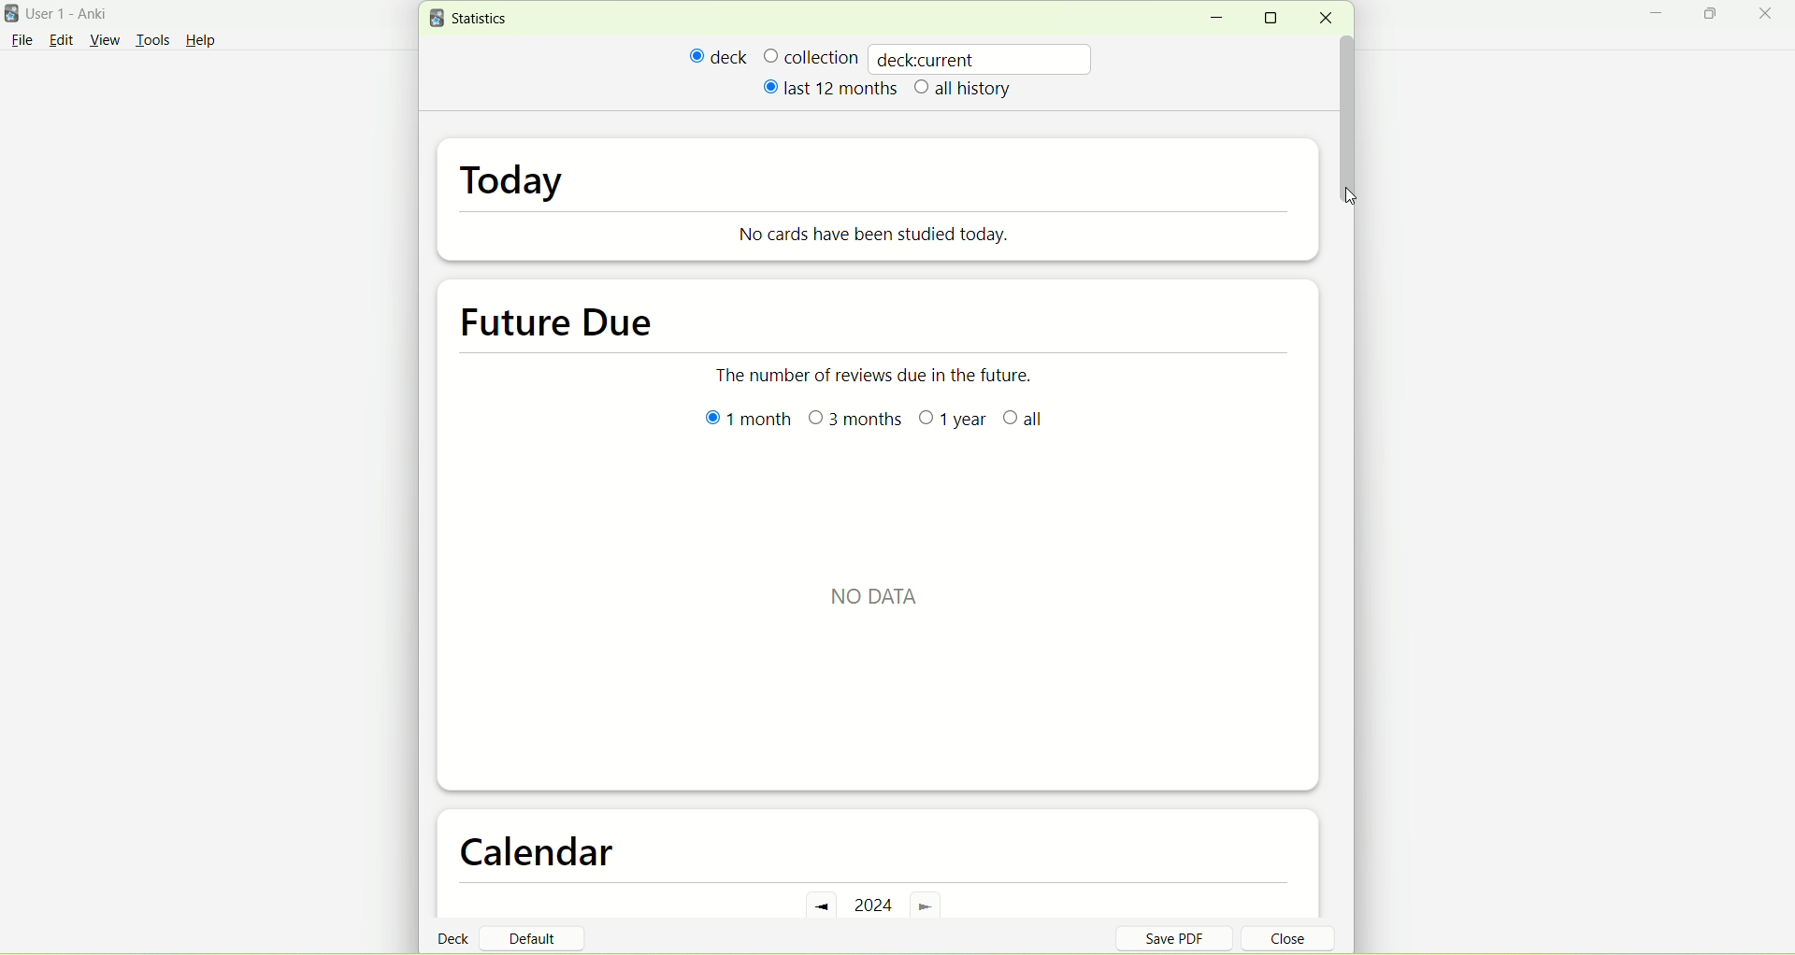 The width and height of the screenshot is (1795, 955). Describe the element at coordinates (983, 58) in the screenshot. I see `deckcurrent` at that location.